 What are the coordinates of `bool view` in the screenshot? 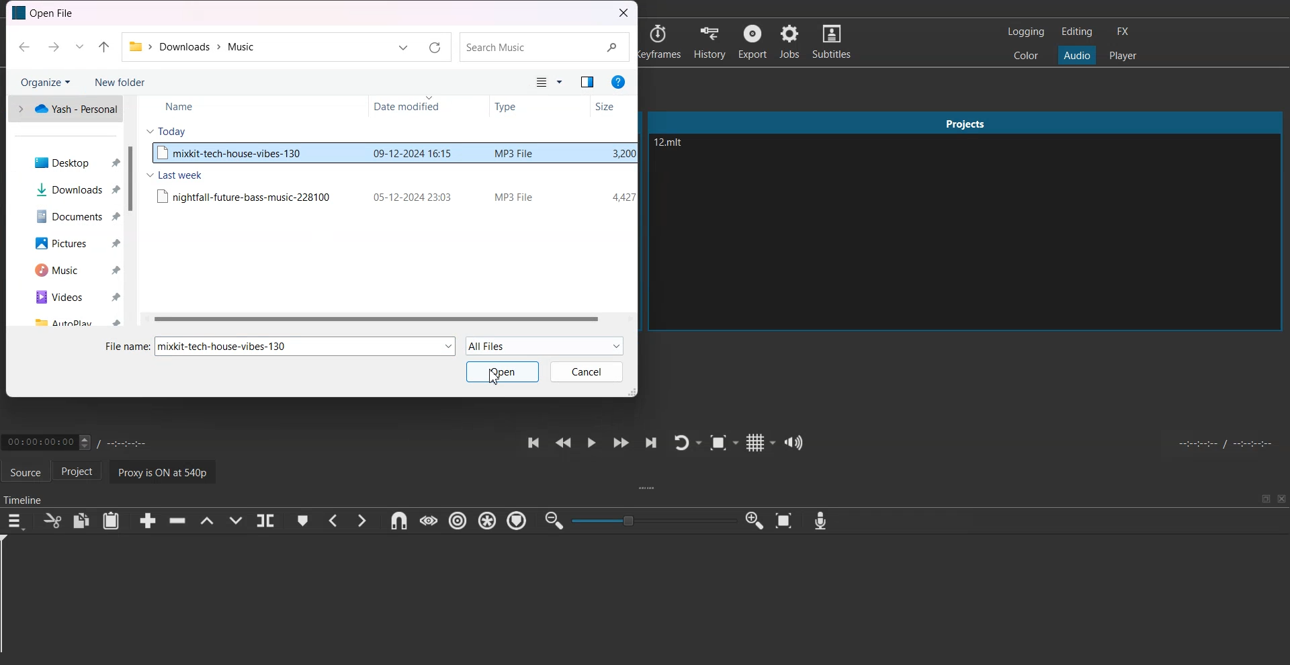 It's located at (589, 83).